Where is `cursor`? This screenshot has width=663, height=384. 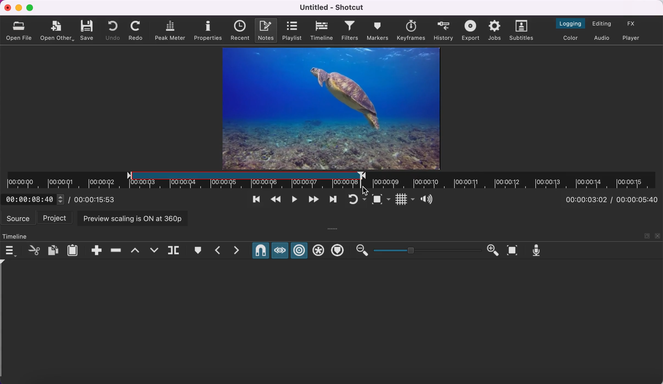 cursor is located at coordinates (367, 191).